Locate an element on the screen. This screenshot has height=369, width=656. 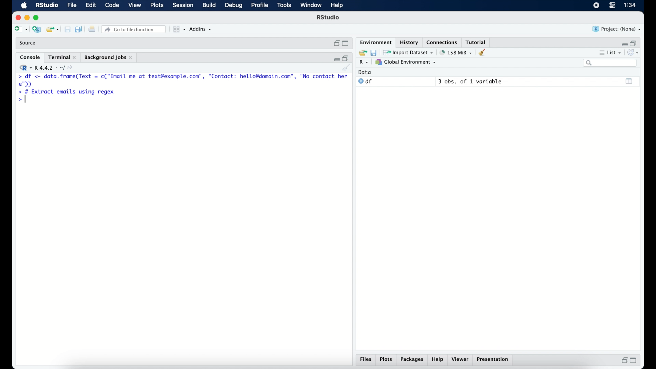
clear console is located at coordinates (483, 53).